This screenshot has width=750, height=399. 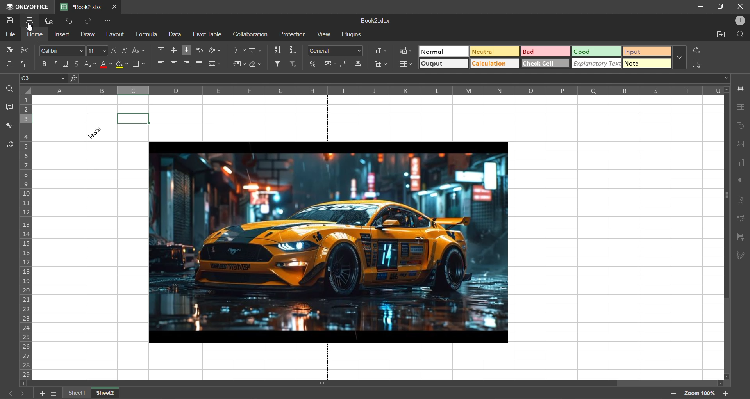 I want to click on find, so click(x=11, y=88).